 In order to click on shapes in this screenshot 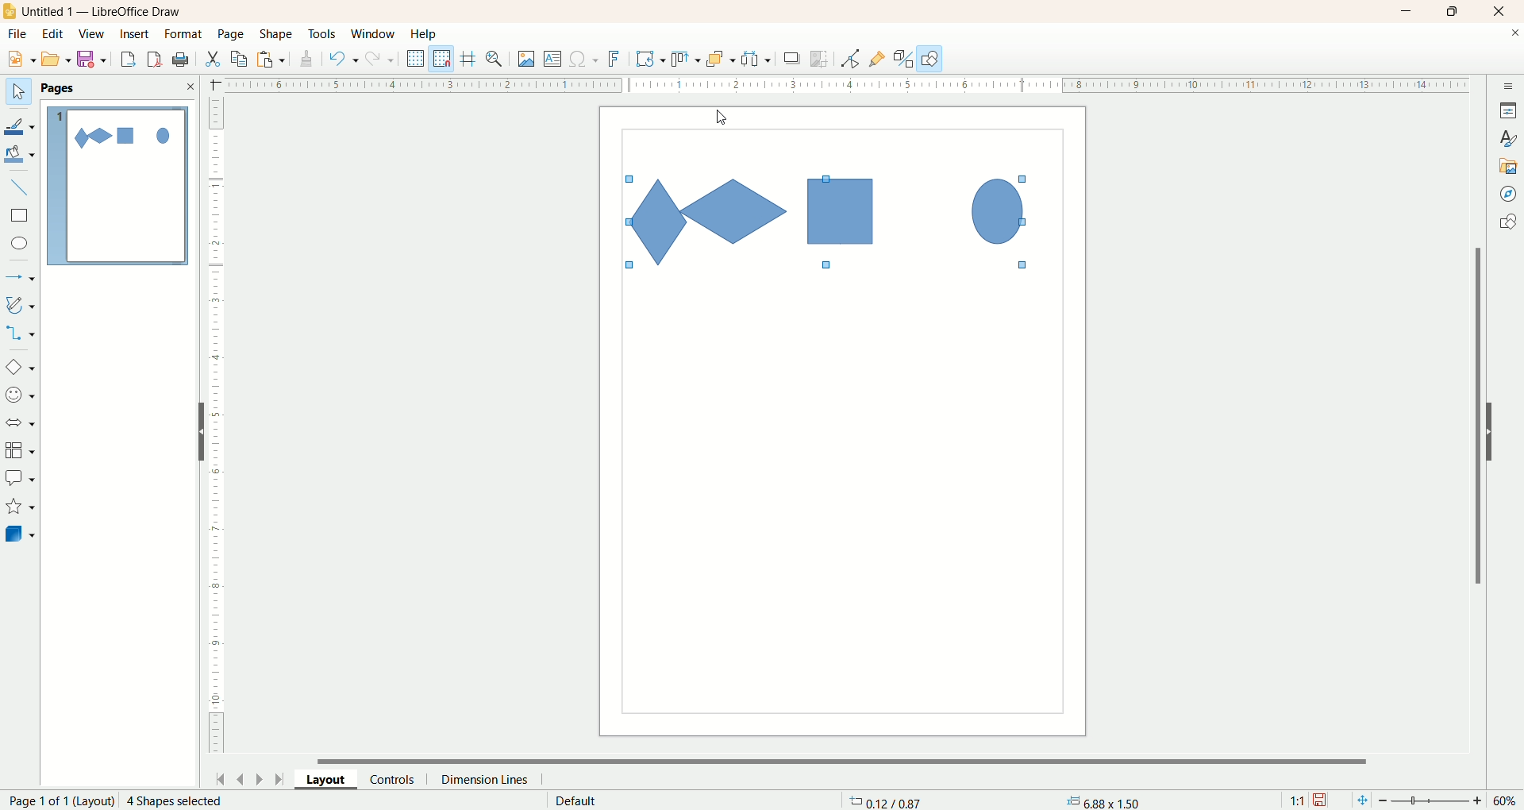, I will do `click(1507, 224)`.